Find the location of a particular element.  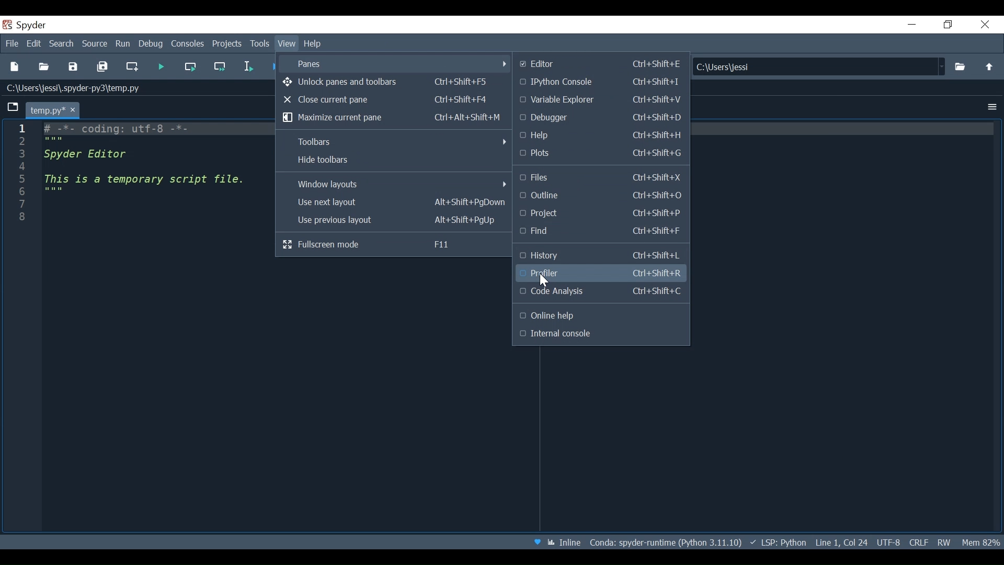

Outline Help is located at coordinates (602, 317).